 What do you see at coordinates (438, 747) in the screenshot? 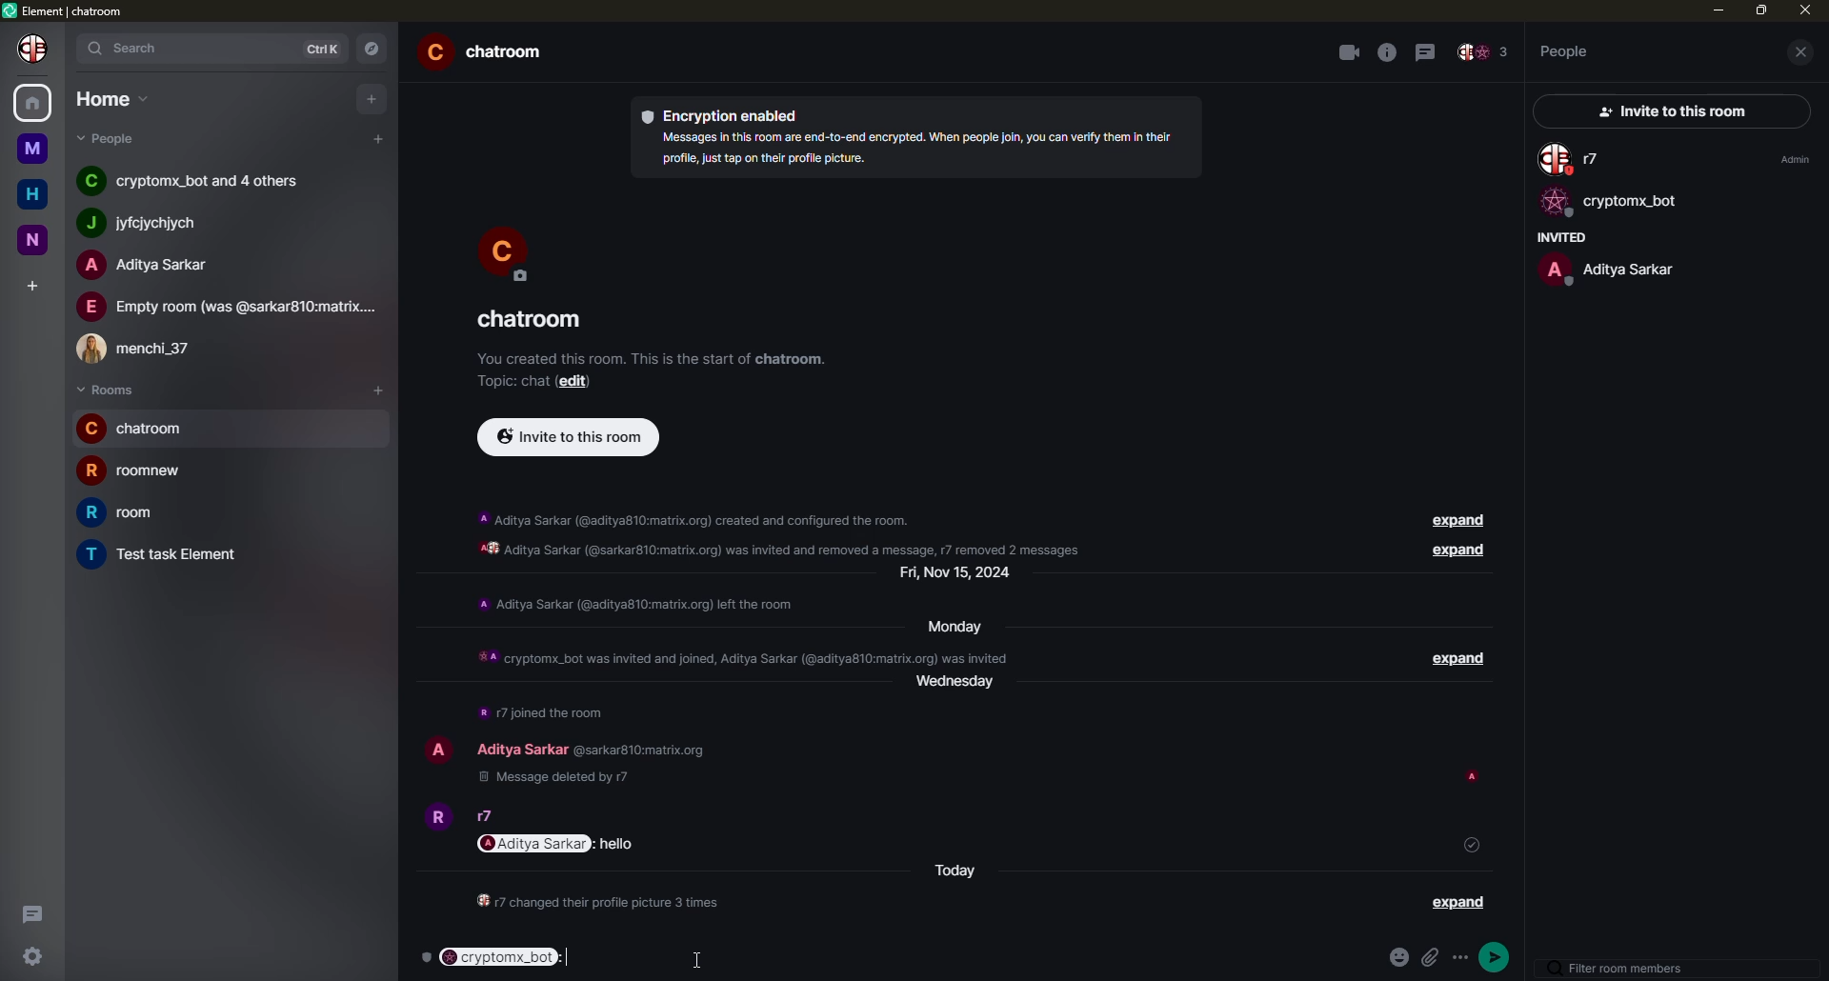
I see `profile` at bounding box center [438, 747].